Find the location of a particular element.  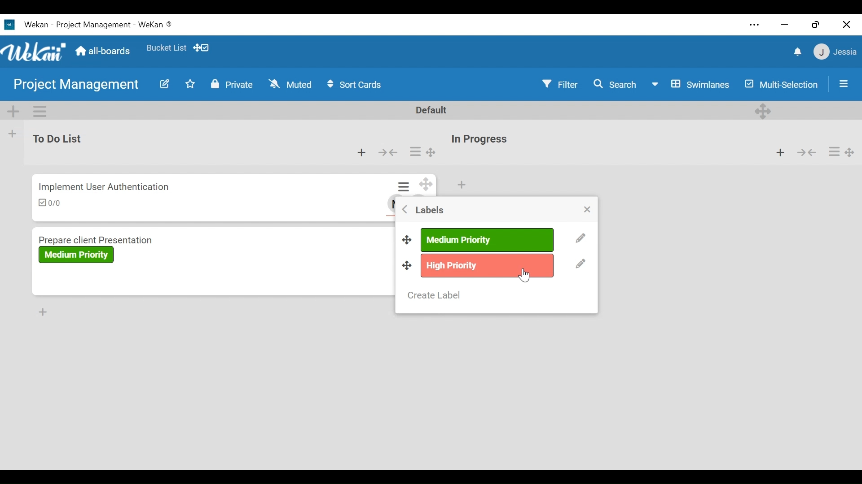

Board Name is located at coordinates (77, 86).